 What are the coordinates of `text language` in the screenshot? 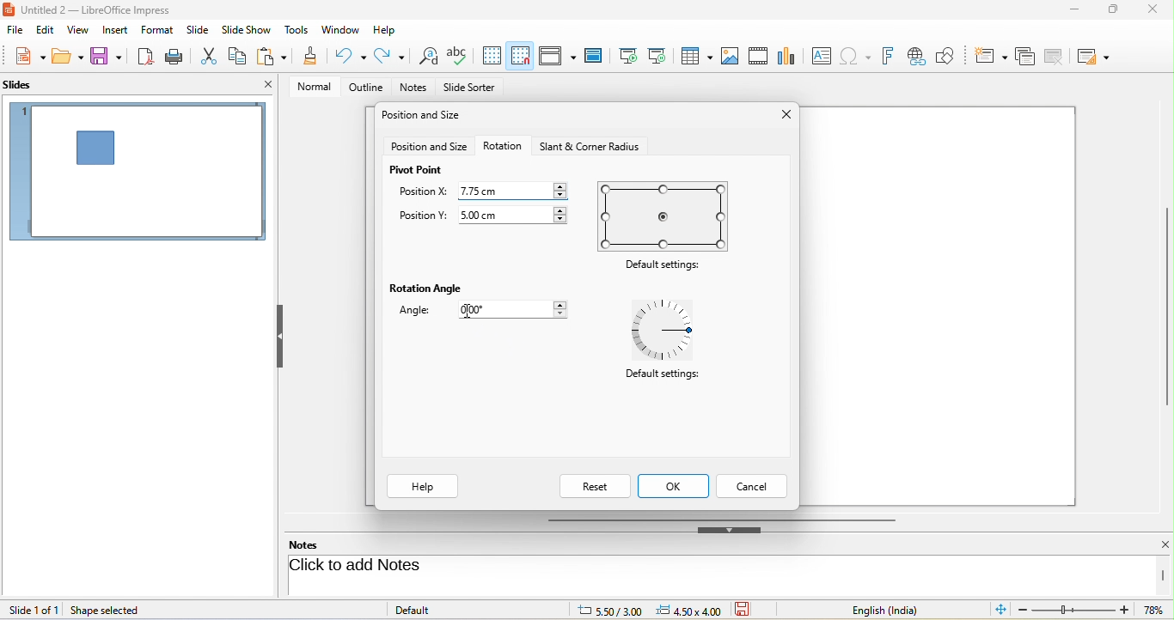 It's located at (898, 610).